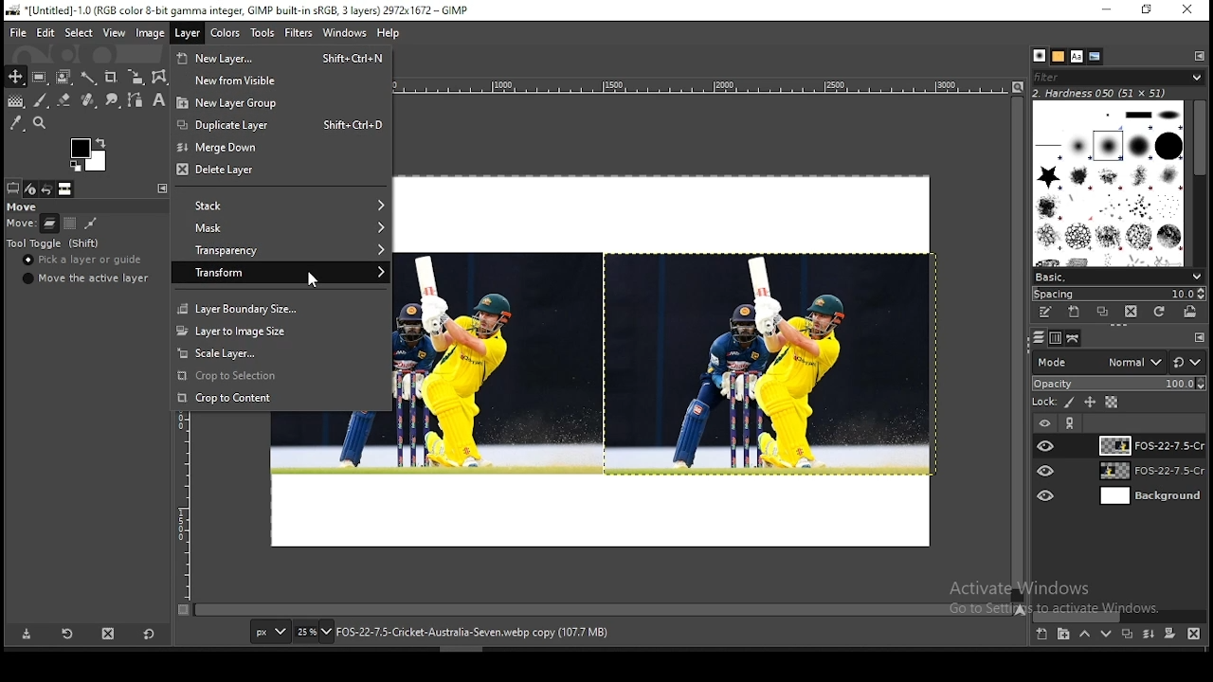  Describe the element at coordinates (160, 188) in the screenshot. I see `tool` at that location.